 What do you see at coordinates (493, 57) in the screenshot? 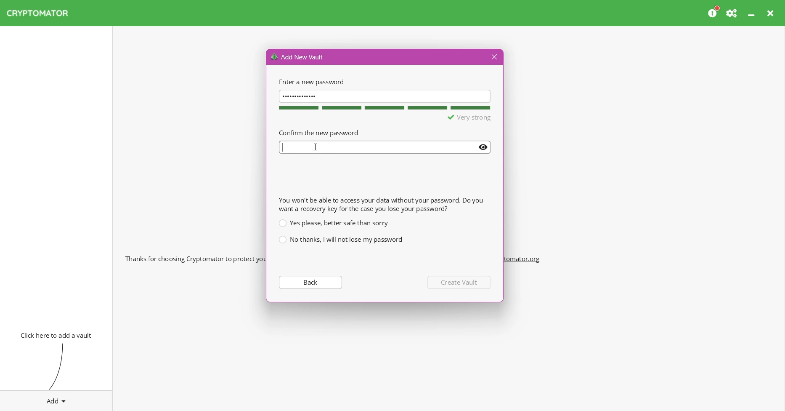
I see `Close` at bounding box center [493, 57].